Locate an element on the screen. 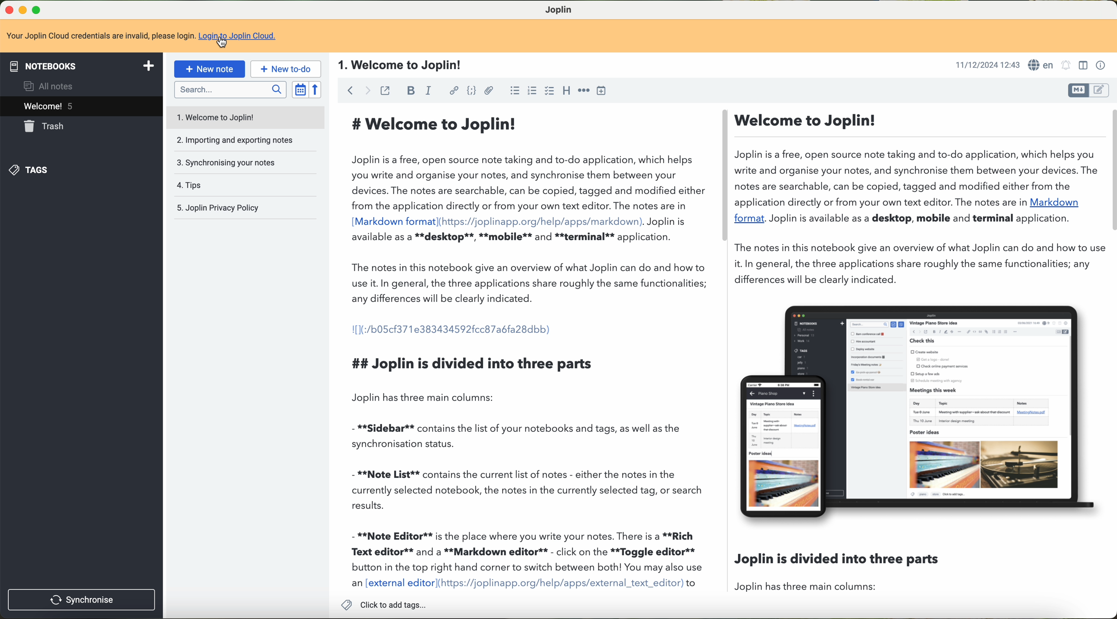  horizontal rule is located at coordinates (584, 89).